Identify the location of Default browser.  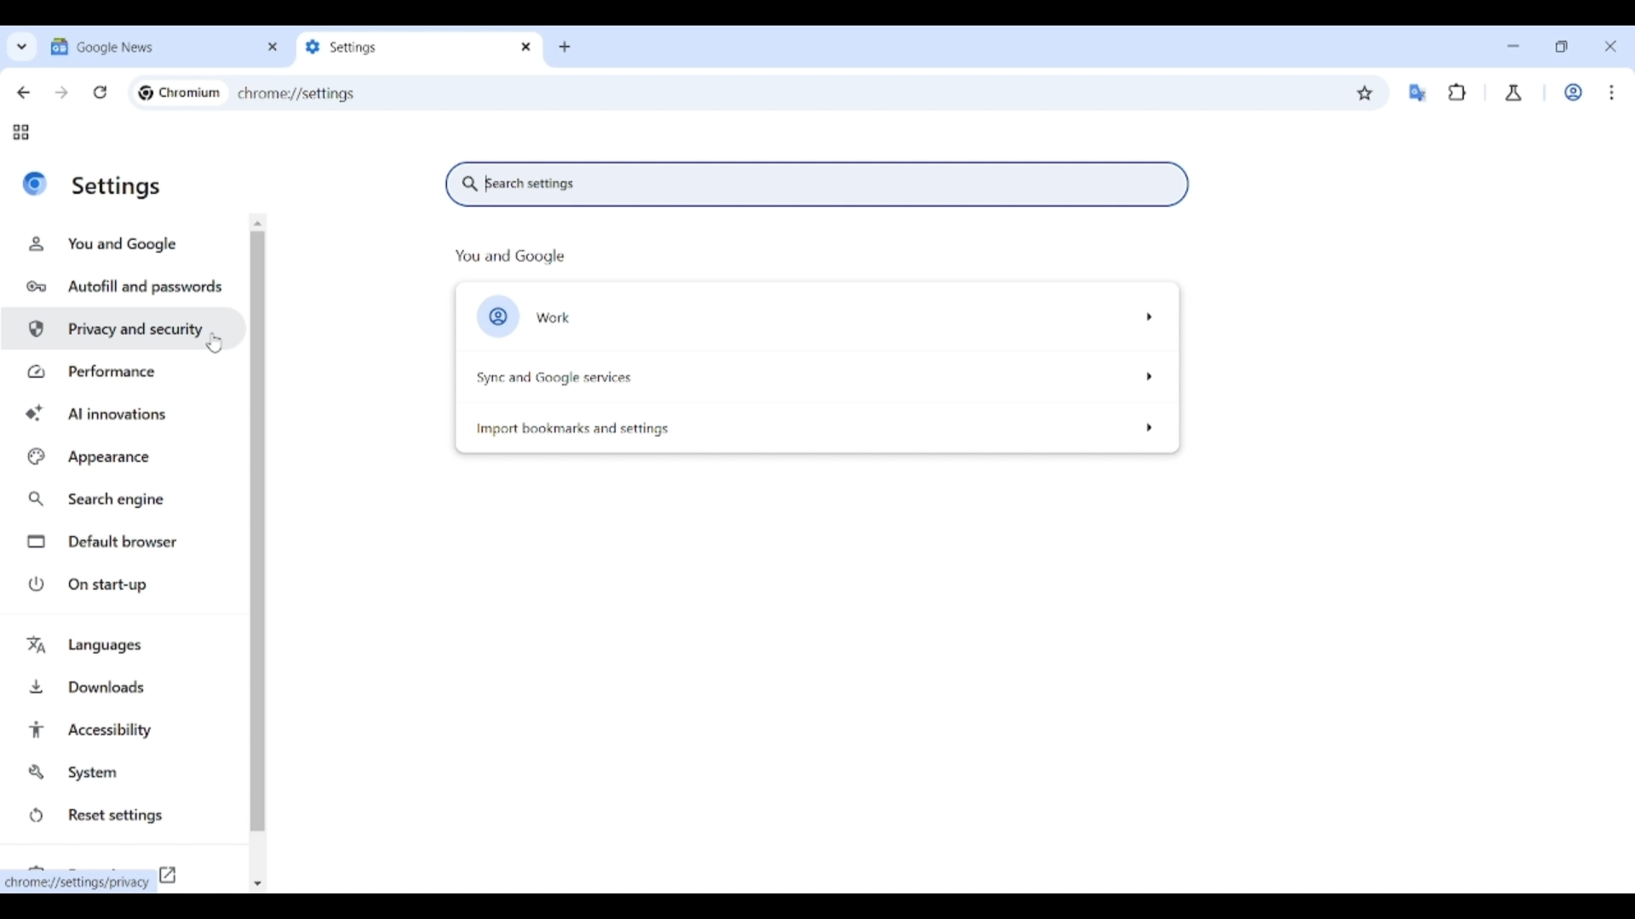
(126, 542).